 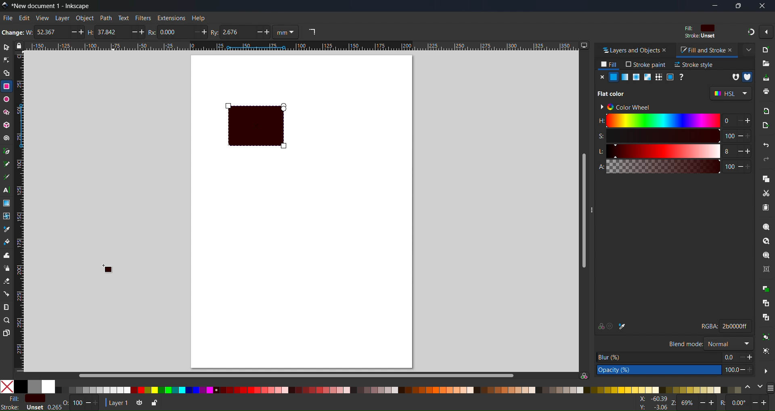 I want to click on Vertical Drag window, so click(x=595, y=206).